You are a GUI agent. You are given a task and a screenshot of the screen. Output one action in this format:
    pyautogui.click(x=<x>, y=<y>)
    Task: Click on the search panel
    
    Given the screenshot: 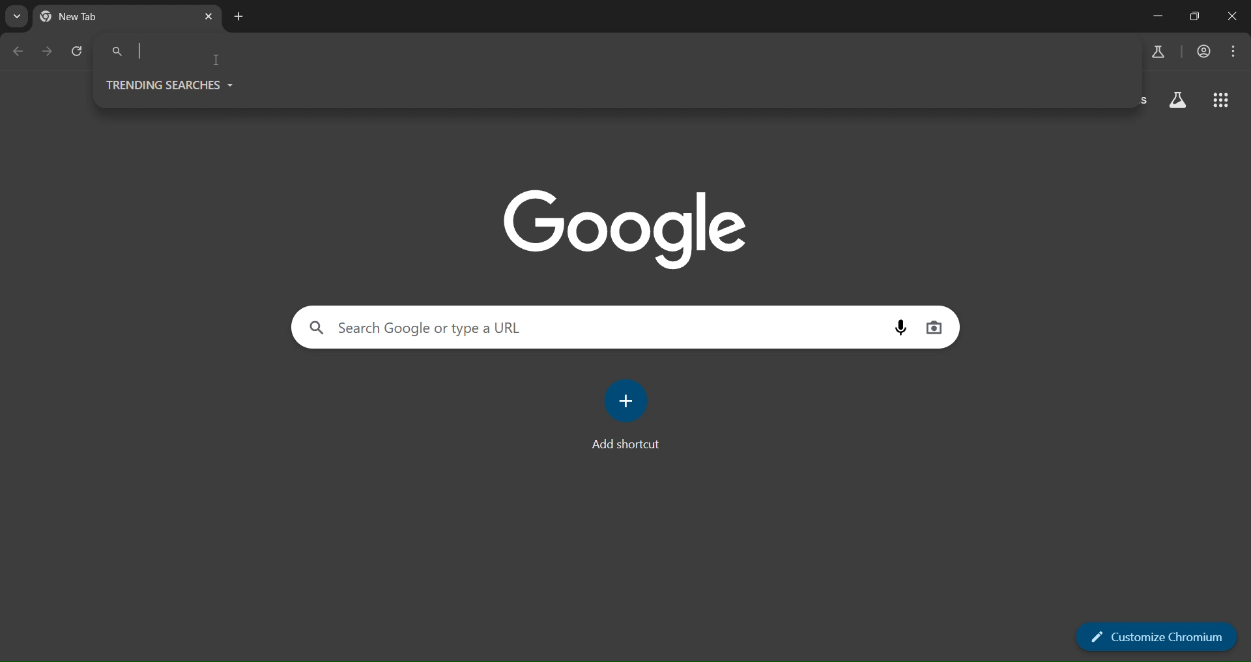 What is the action you would take?
    pyautogui.click(x=1157, y=53)
    